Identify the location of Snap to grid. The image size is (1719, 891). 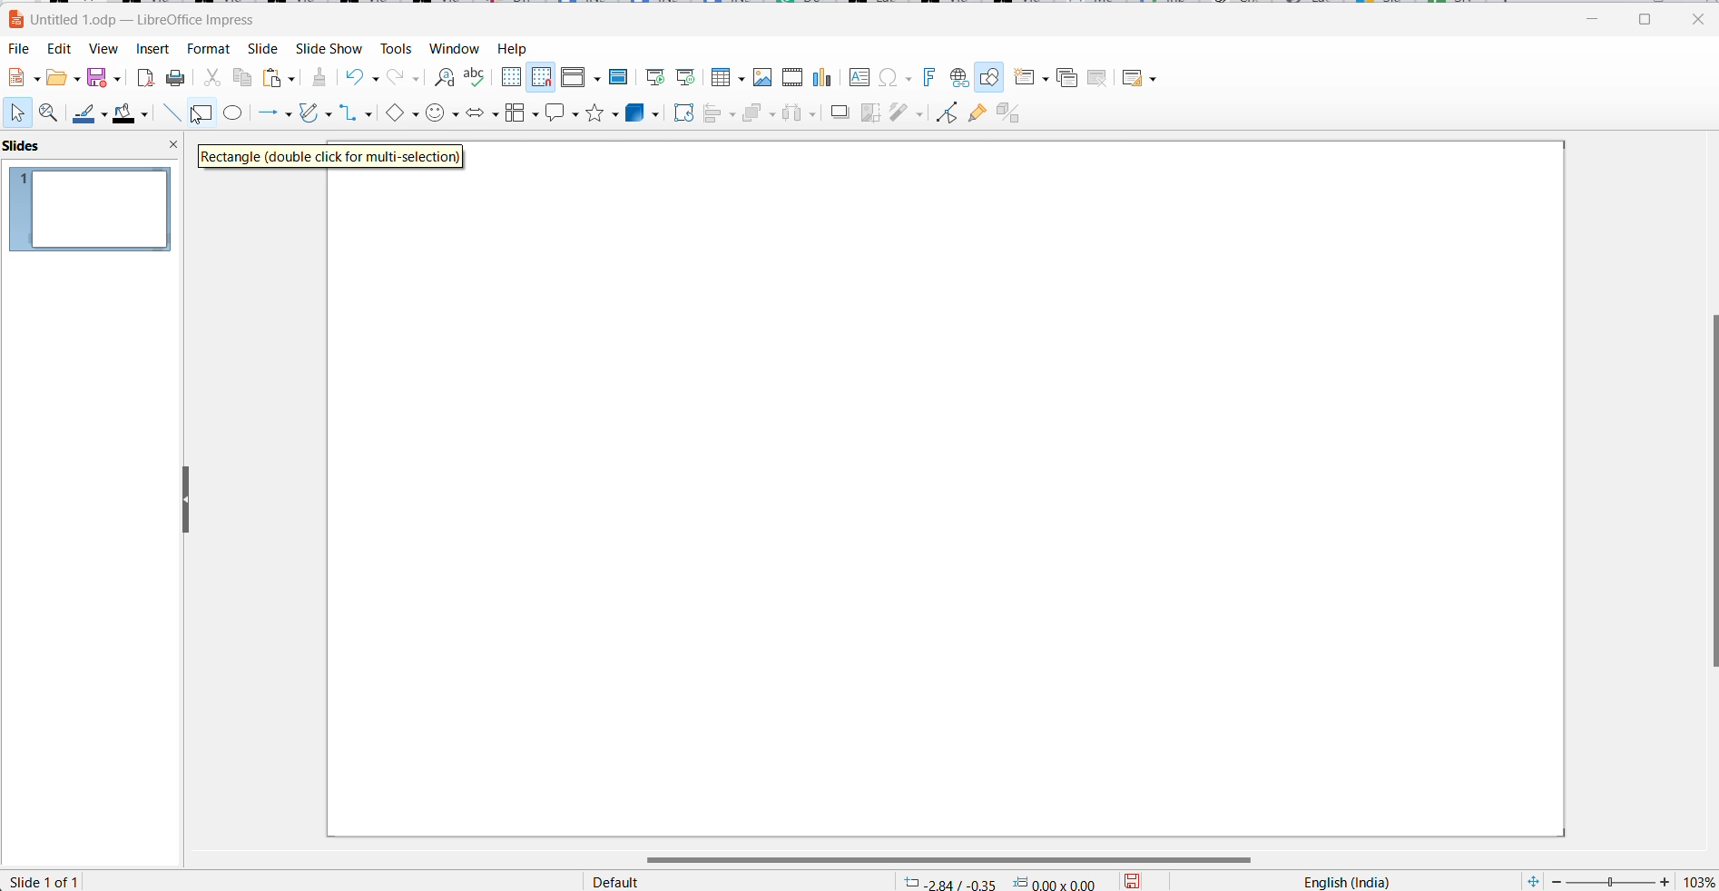
(542, 77).